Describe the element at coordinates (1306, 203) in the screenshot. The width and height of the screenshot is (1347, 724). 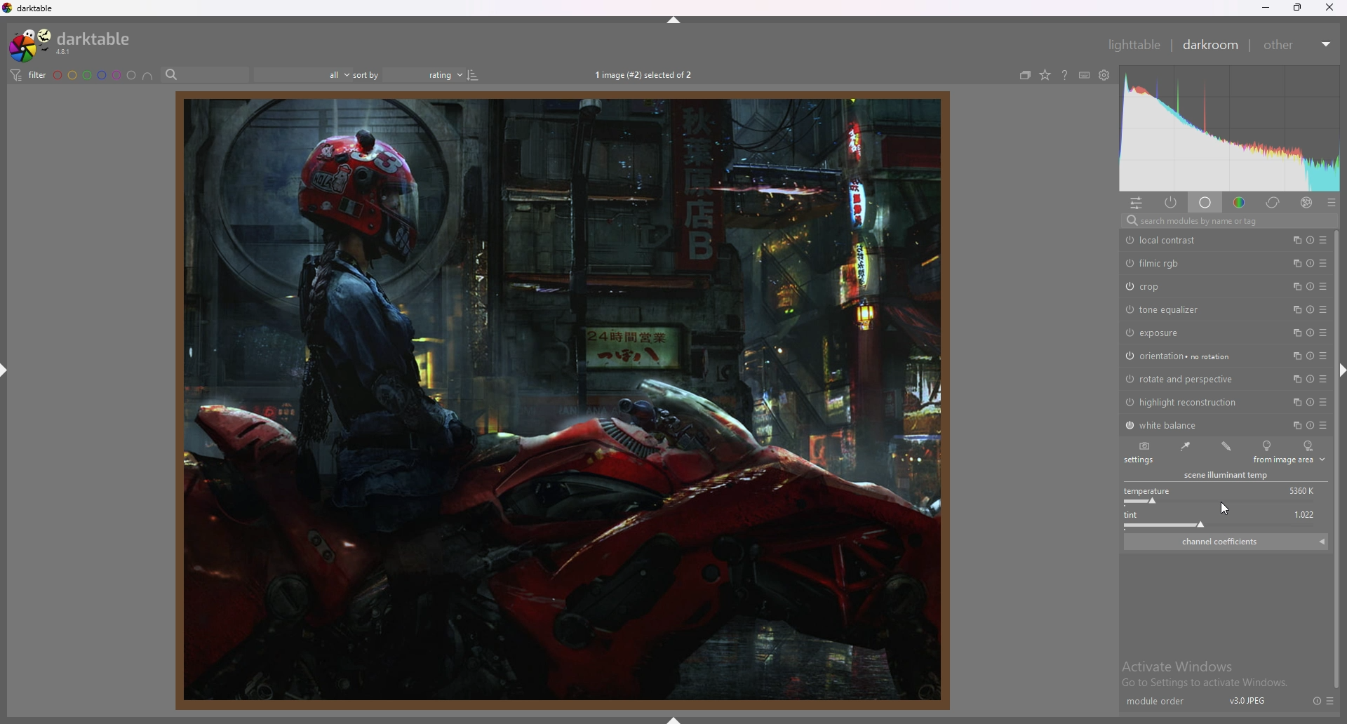
I see `effect` at that location.